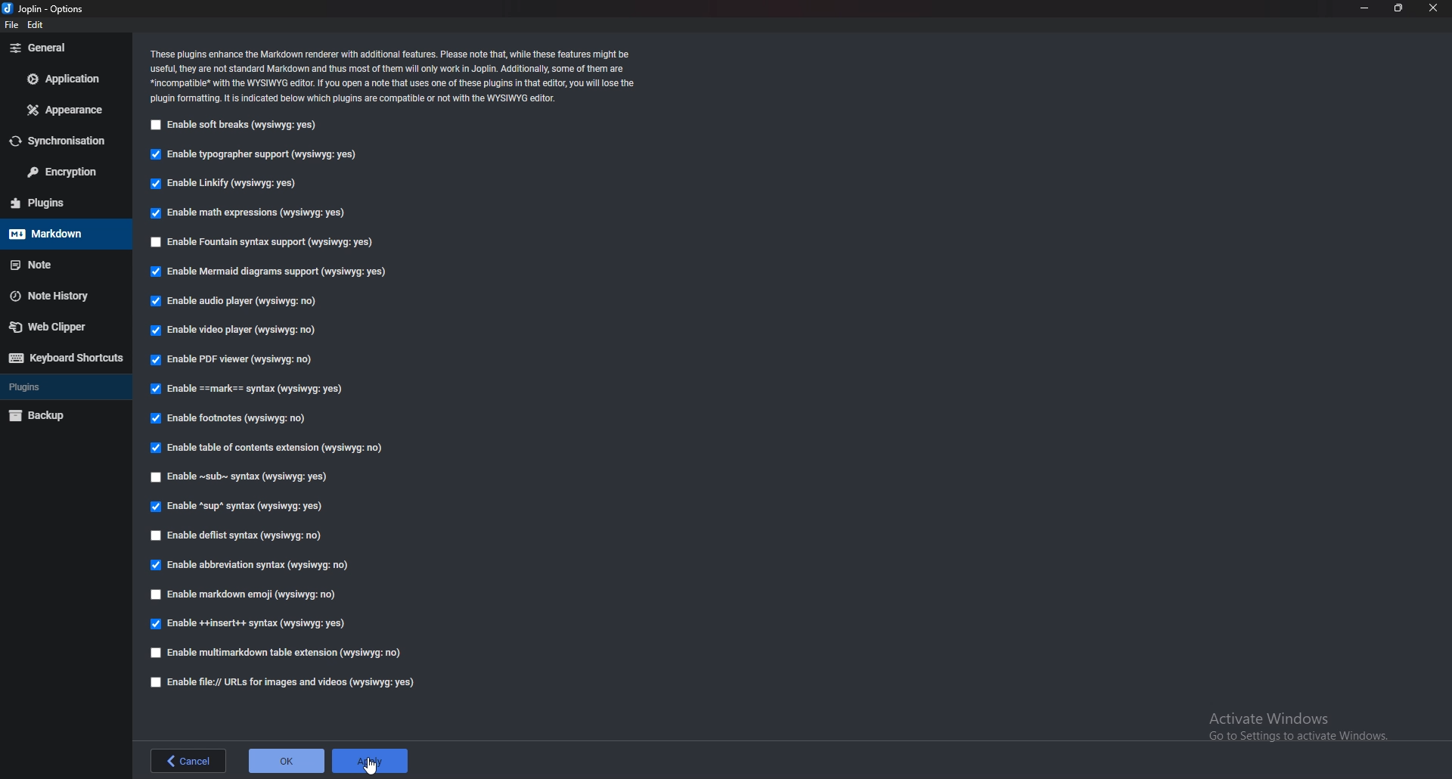 Image resolution: width=1452 pixels, height=779 pixels. What do you see at coordinates (60, 48) in the screenshot?
I see `general` at bounding box center [60, 48].